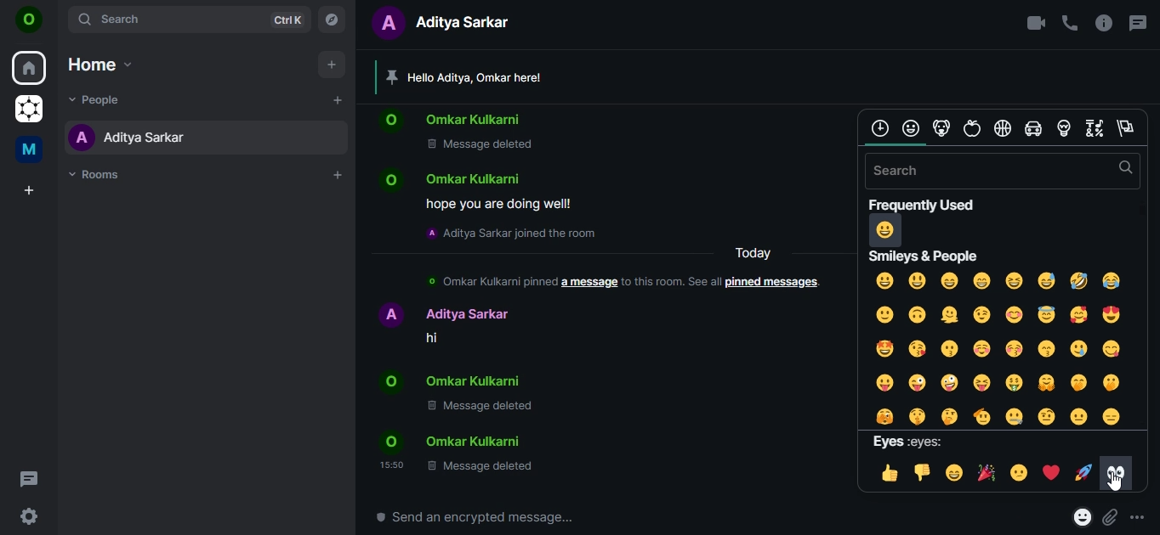  I want to click on home, so click(29, 68).